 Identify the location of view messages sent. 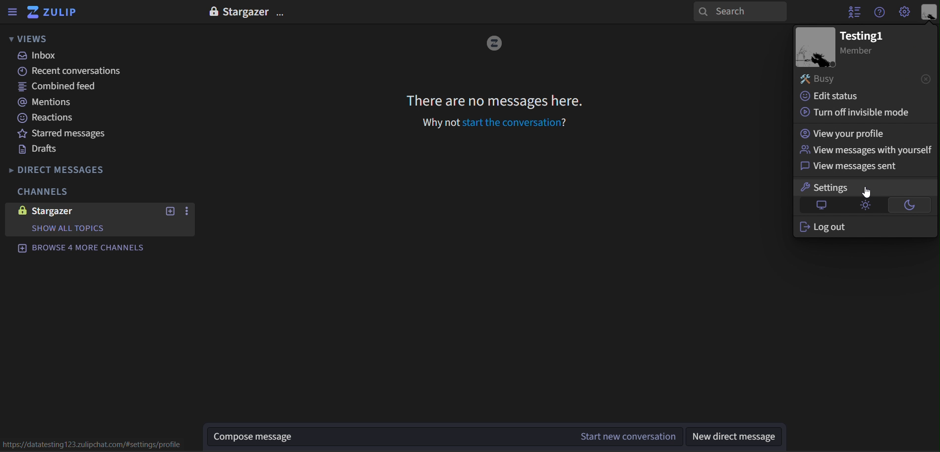
(853, 166).